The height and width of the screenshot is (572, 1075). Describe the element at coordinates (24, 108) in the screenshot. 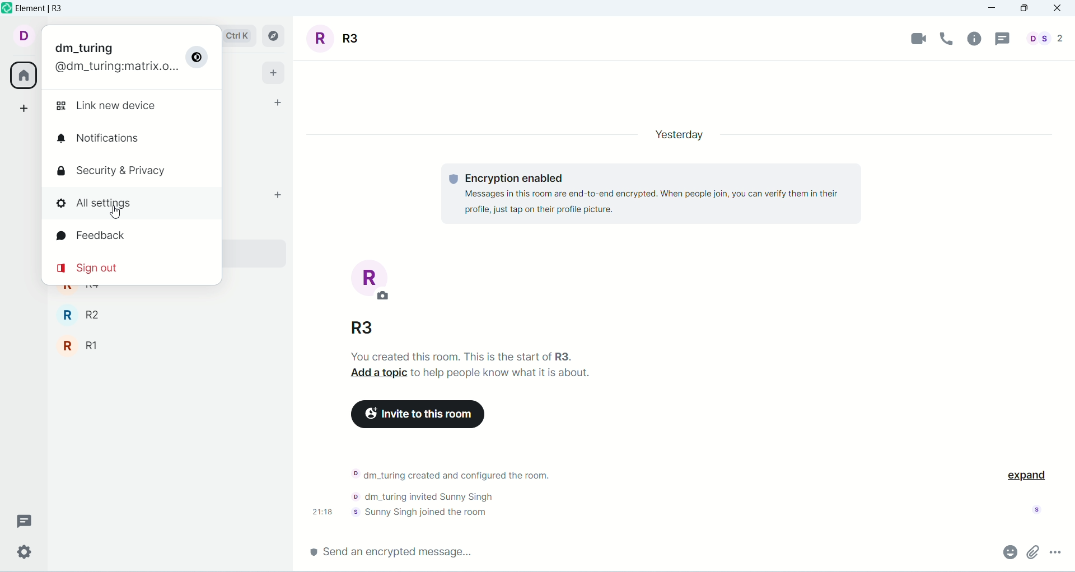

I see `create a space` at that location.